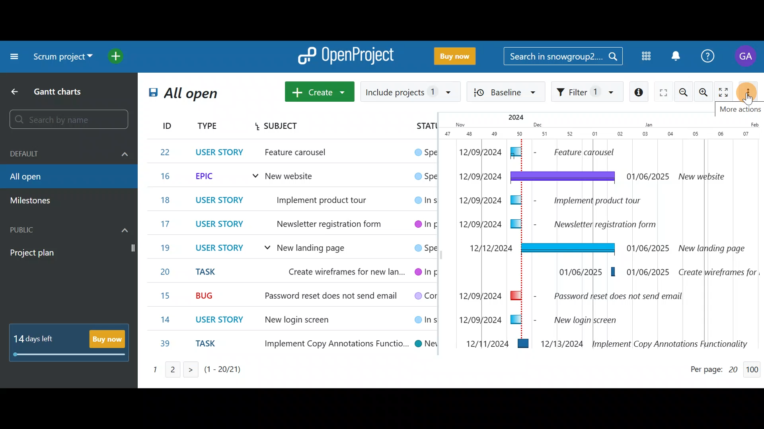  What do you see at coordinates (600, 232) in the screenshot?
I see `Gantt chart` at bounding box center [600, 232].